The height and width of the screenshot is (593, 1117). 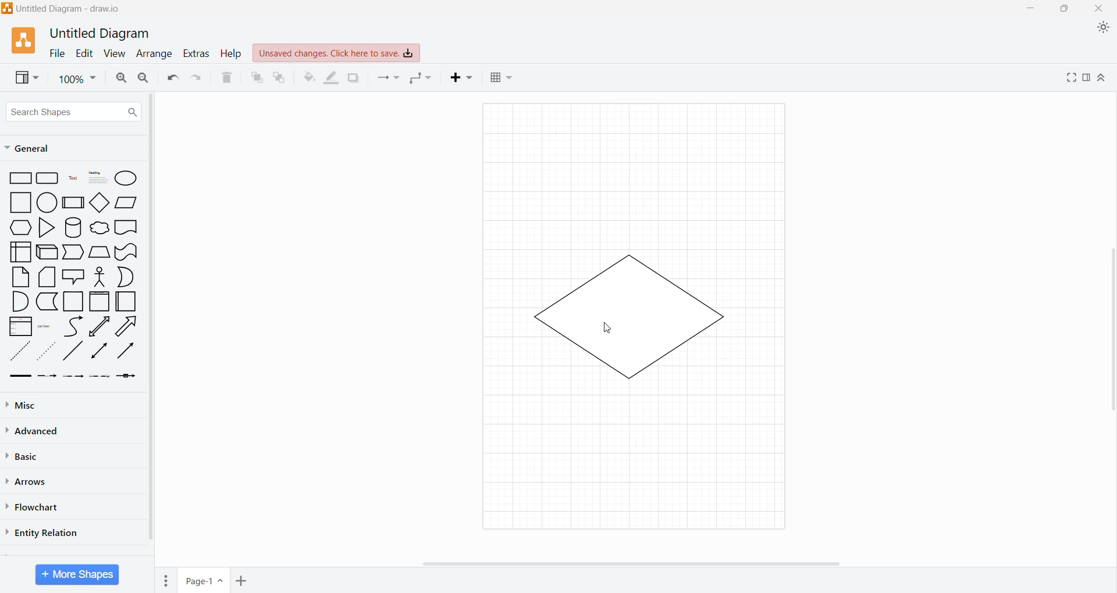 What do you see at coordinates (99, 252) in the screenshot?
I see `Trapezoid` at bounding box center [99, 252].